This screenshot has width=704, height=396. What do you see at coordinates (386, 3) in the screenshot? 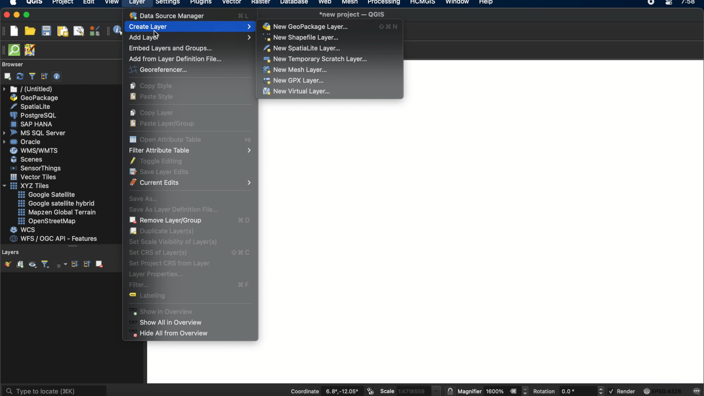
I see `processing` at bounding box center [386, 3].